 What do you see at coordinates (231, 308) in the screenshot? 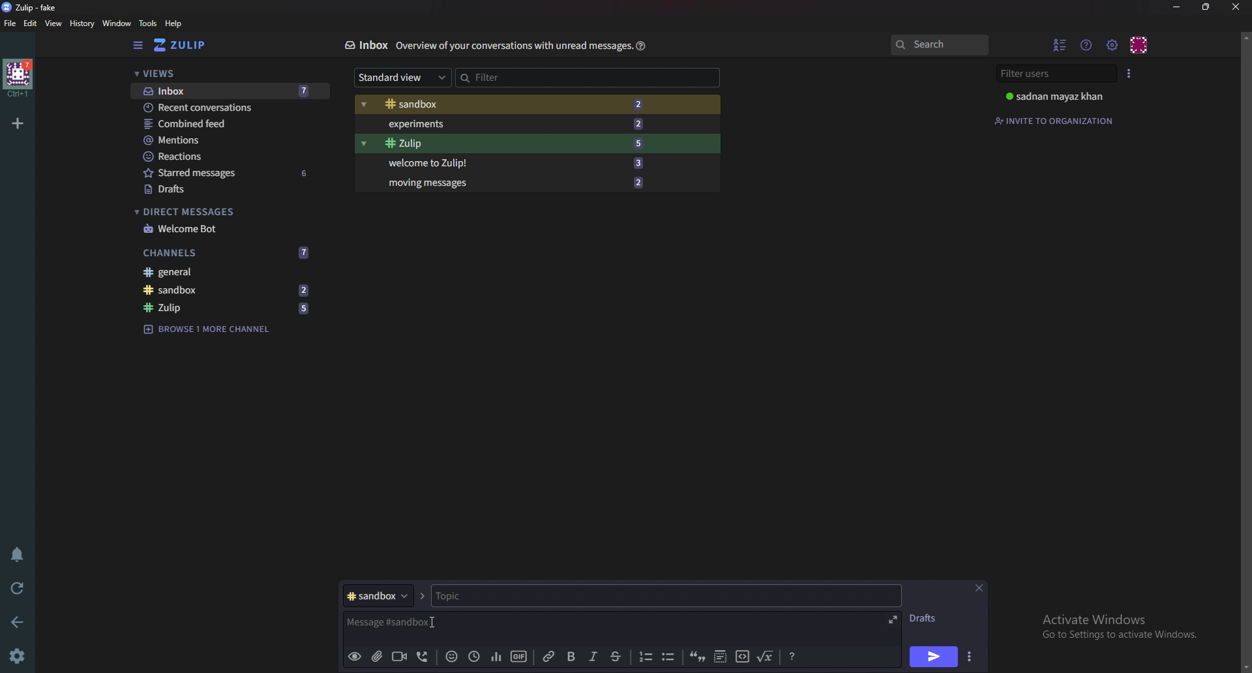
I see `zulip` at bounding box center [231, 308].